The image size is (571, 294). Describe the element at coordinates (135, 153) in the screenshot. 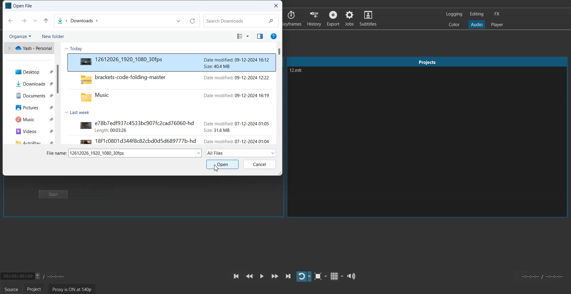

I see `Text` at that location.